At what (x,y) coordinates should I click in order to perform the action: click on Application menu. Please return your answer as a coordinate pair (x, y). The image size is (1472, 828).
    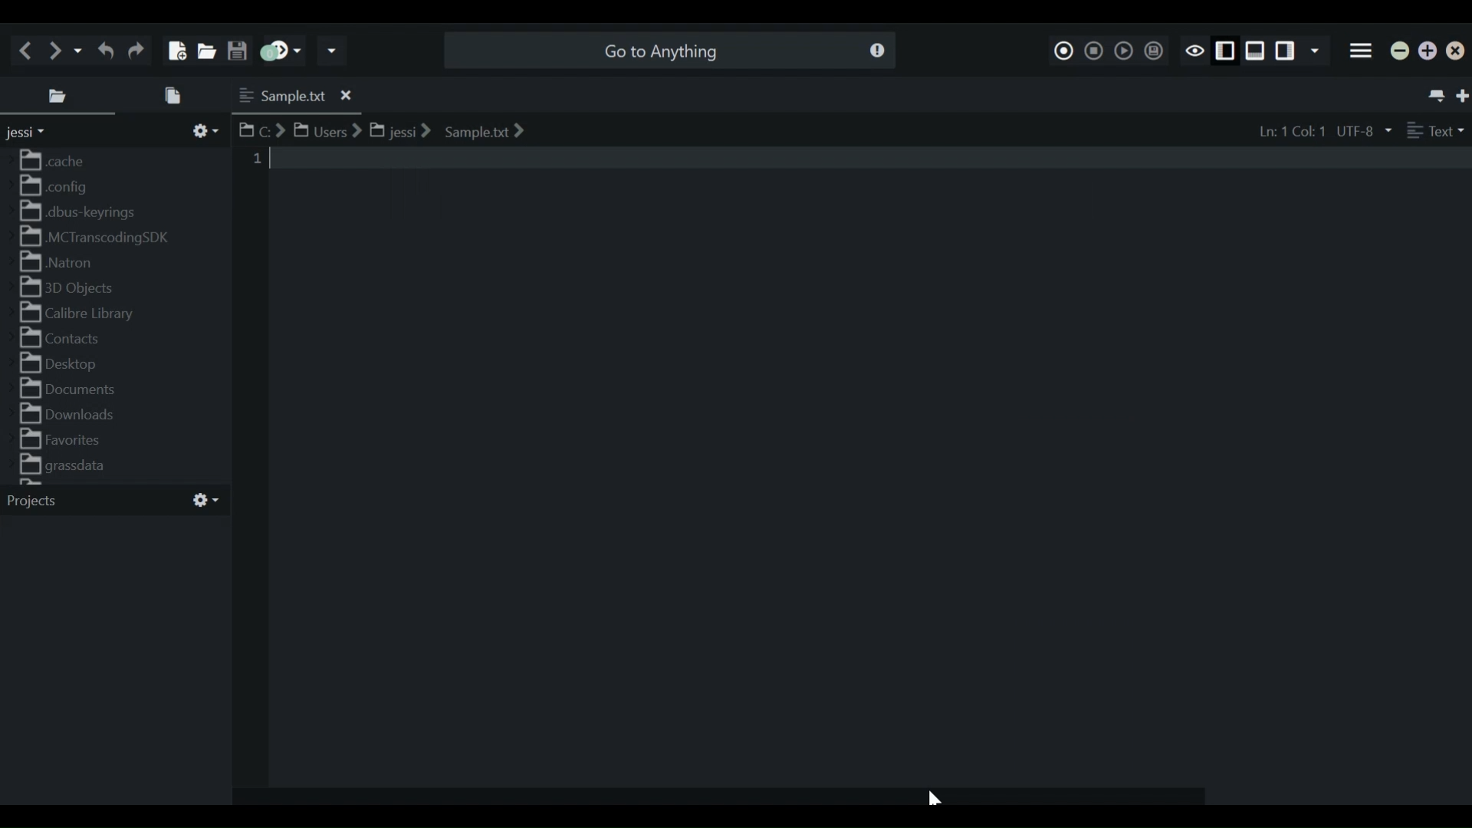
    Looking at the image, I should click on (1362, 49).